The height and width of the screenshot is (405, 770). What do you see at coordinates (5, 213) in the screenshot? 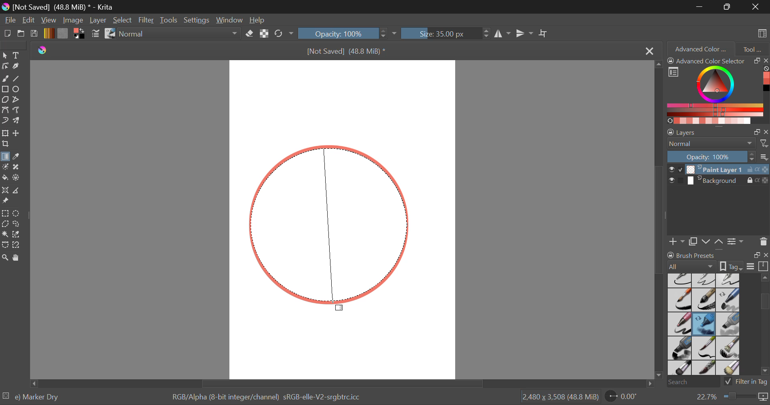
I see `Rectangle Selection Tool` at bounding box center [5, 213].